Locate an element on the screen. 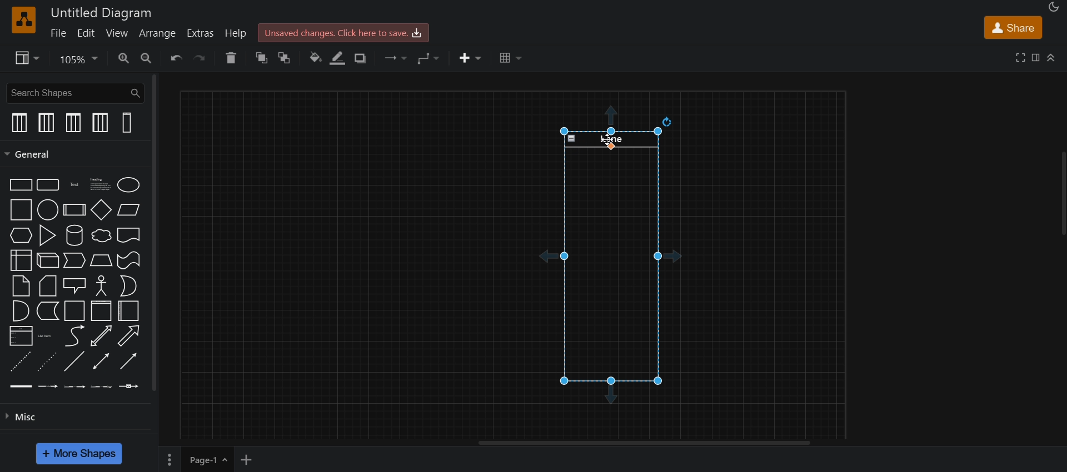 This screenshot has height=472, width=1067. share is located at coordinates (1013, 27).